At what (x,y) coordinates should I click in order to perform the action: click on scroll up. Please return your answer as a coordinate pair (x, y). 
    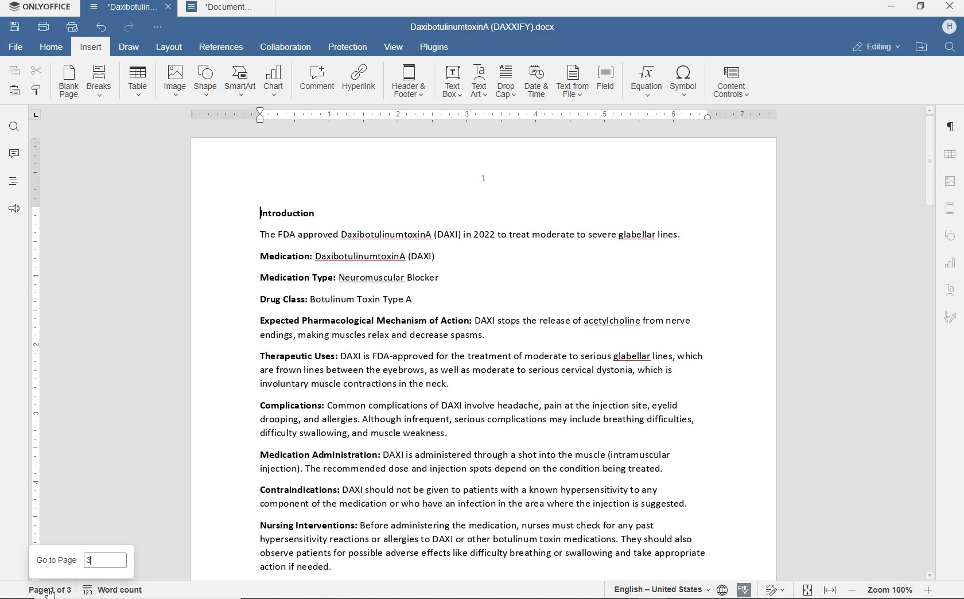
    Looking at the image, I should click on (930, 111).